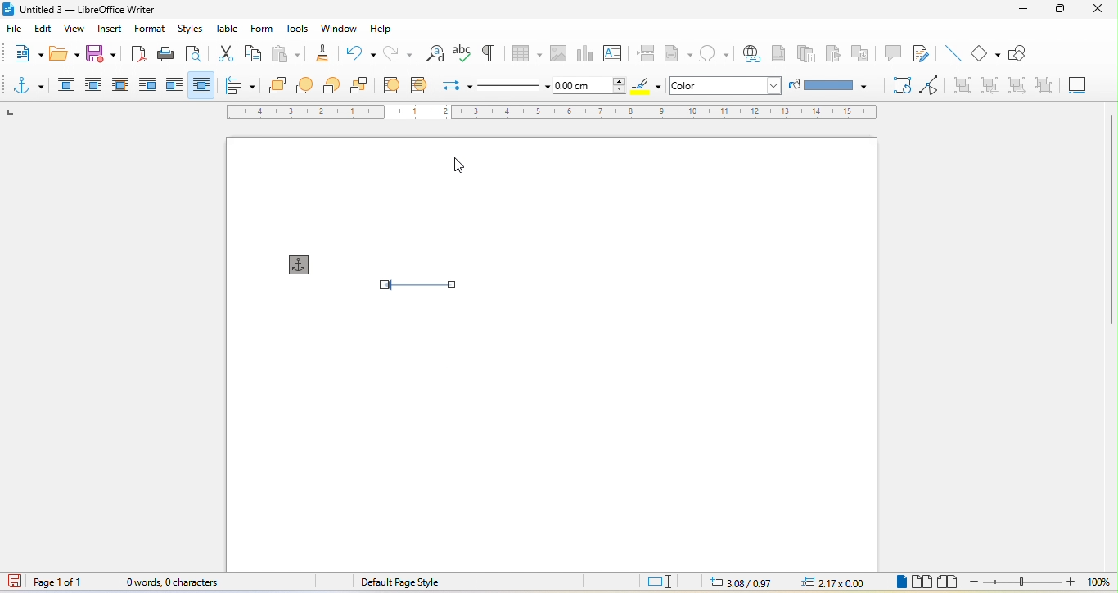  Describe the element at coordinates (486, 53) in the screenshot. I see `toggle formatting marks` at that location.